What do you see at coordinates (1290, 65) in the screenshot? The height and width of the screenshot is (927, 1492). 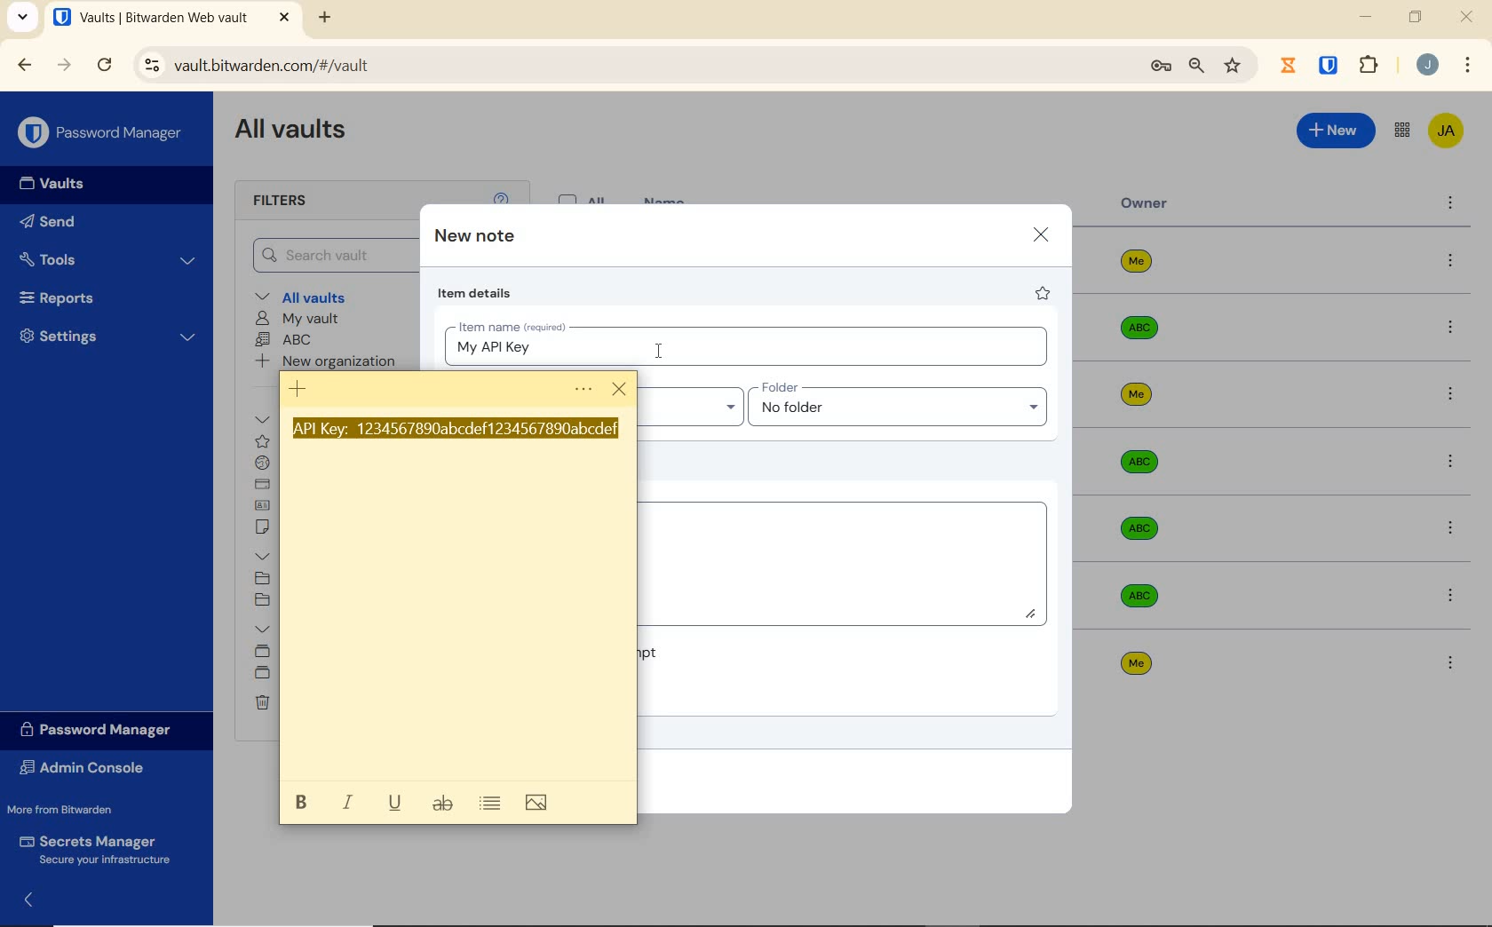 I see `Jibril Extension` at bounding box center [1290, 65].